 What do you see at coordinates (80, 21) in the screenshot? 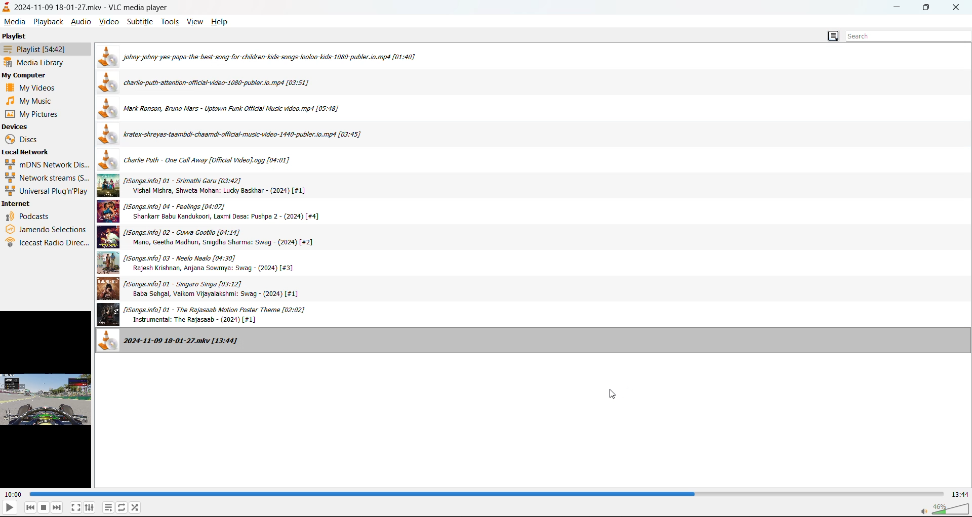
I see `audio` at bounding box center [80, 21].